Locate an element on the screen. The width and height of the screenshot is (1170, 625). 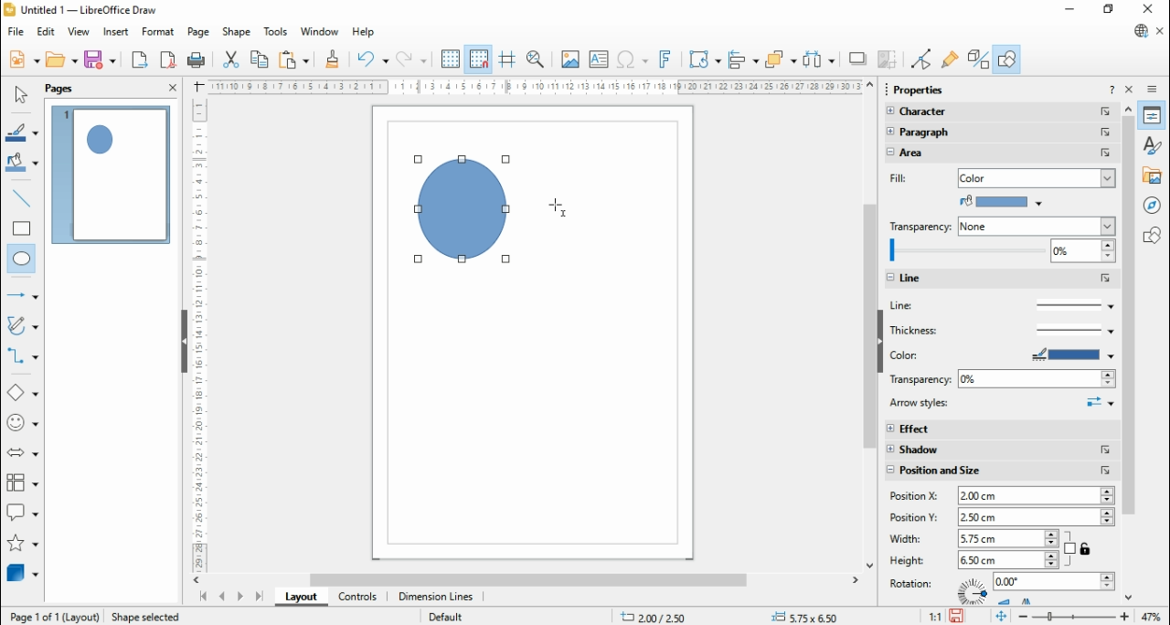
new is located at coordinates (24, 58).